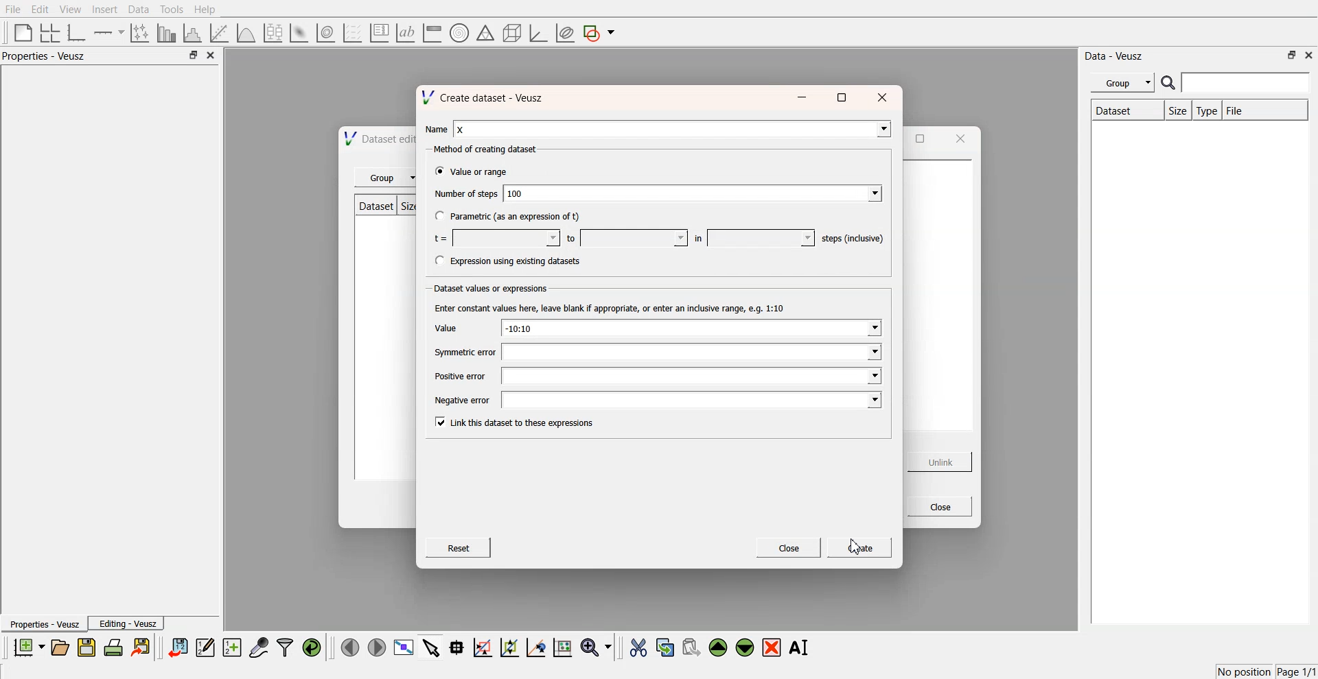 This screenshot has height=679, width=1318. I want to click on zoom out the graph axes, so click(508, 647).